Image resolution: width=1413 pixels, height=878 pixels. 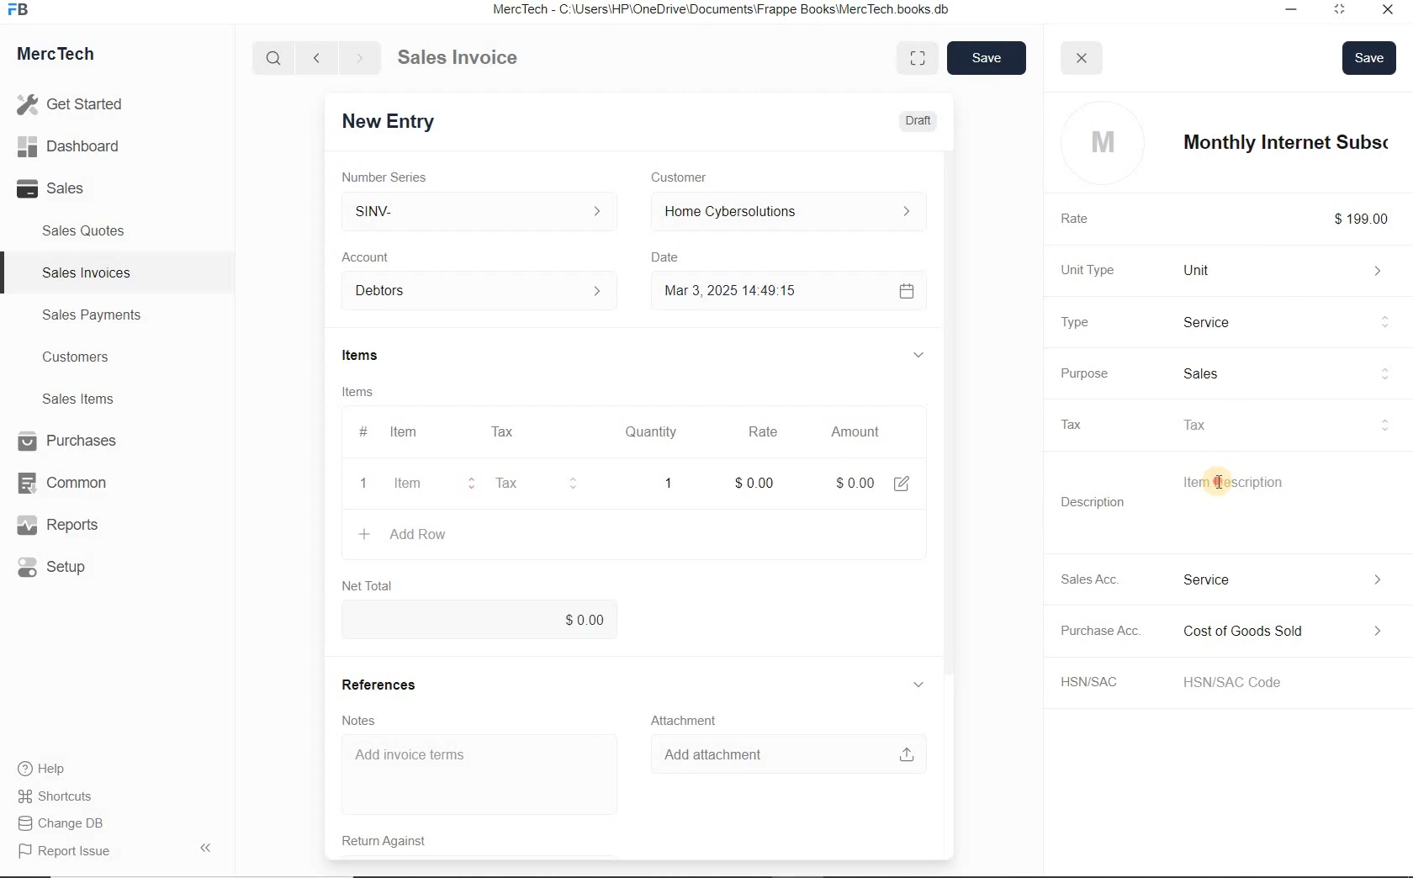 What do you see at coordinates (357, 534) in the screenshot?
I see `create` at bounding box center [357, 534].